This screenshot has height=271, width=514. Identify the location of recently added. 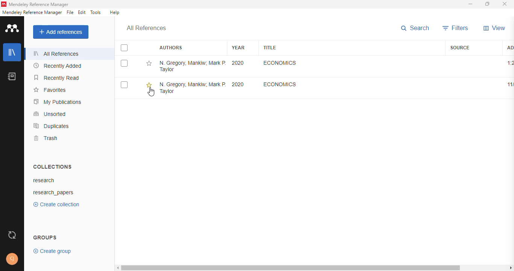
(58, 66).